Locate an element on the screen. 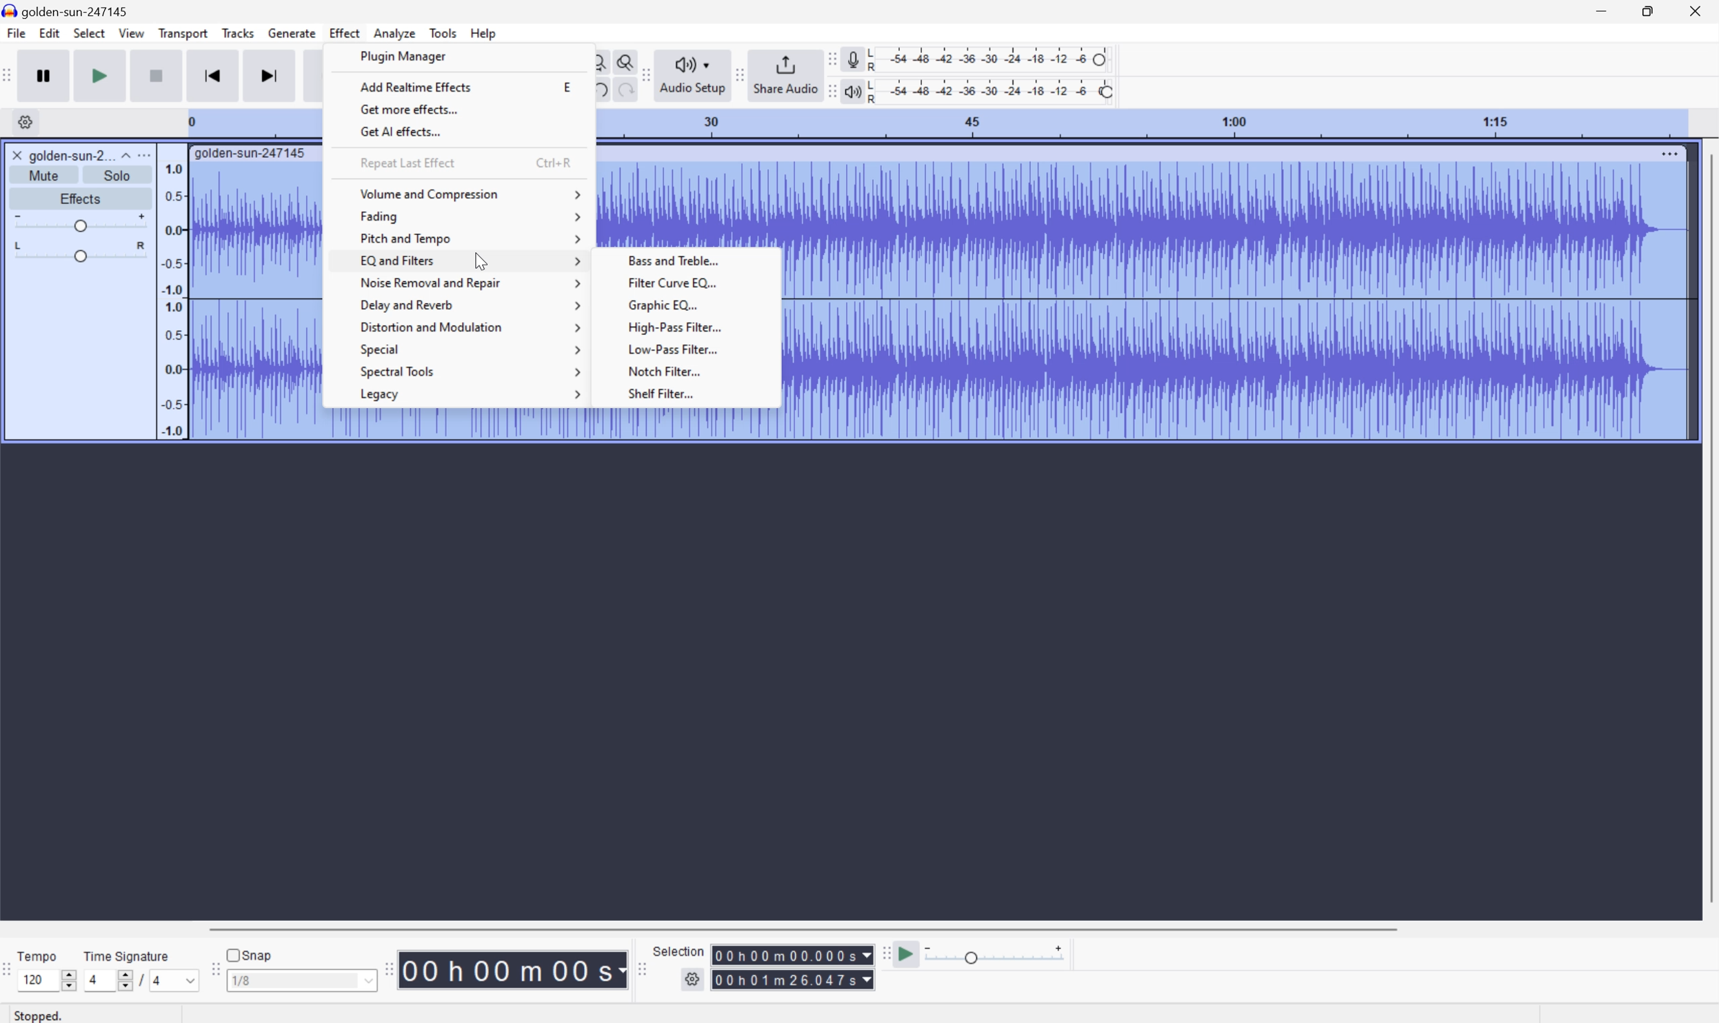 The height and width of the screenshot is (1023, 1719). Distortion and Modulation is located at coordinates (469, 330).